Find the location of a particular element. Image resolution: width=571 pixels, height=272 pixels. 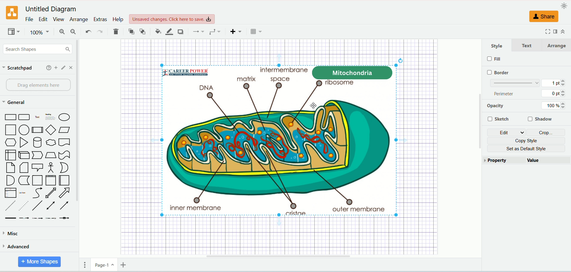

0 pt is located at coordinates (555, 93).